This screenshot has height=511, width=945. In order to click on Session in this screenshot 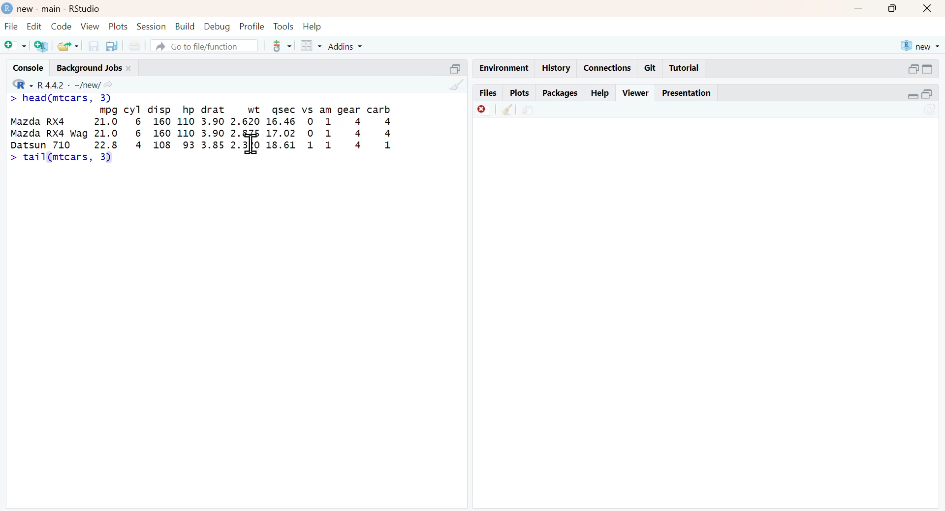, I will do `click(151, 27)`.